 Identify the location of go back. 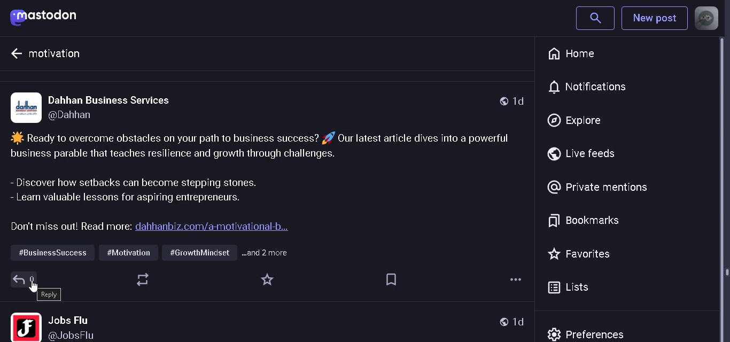
(15, 55).